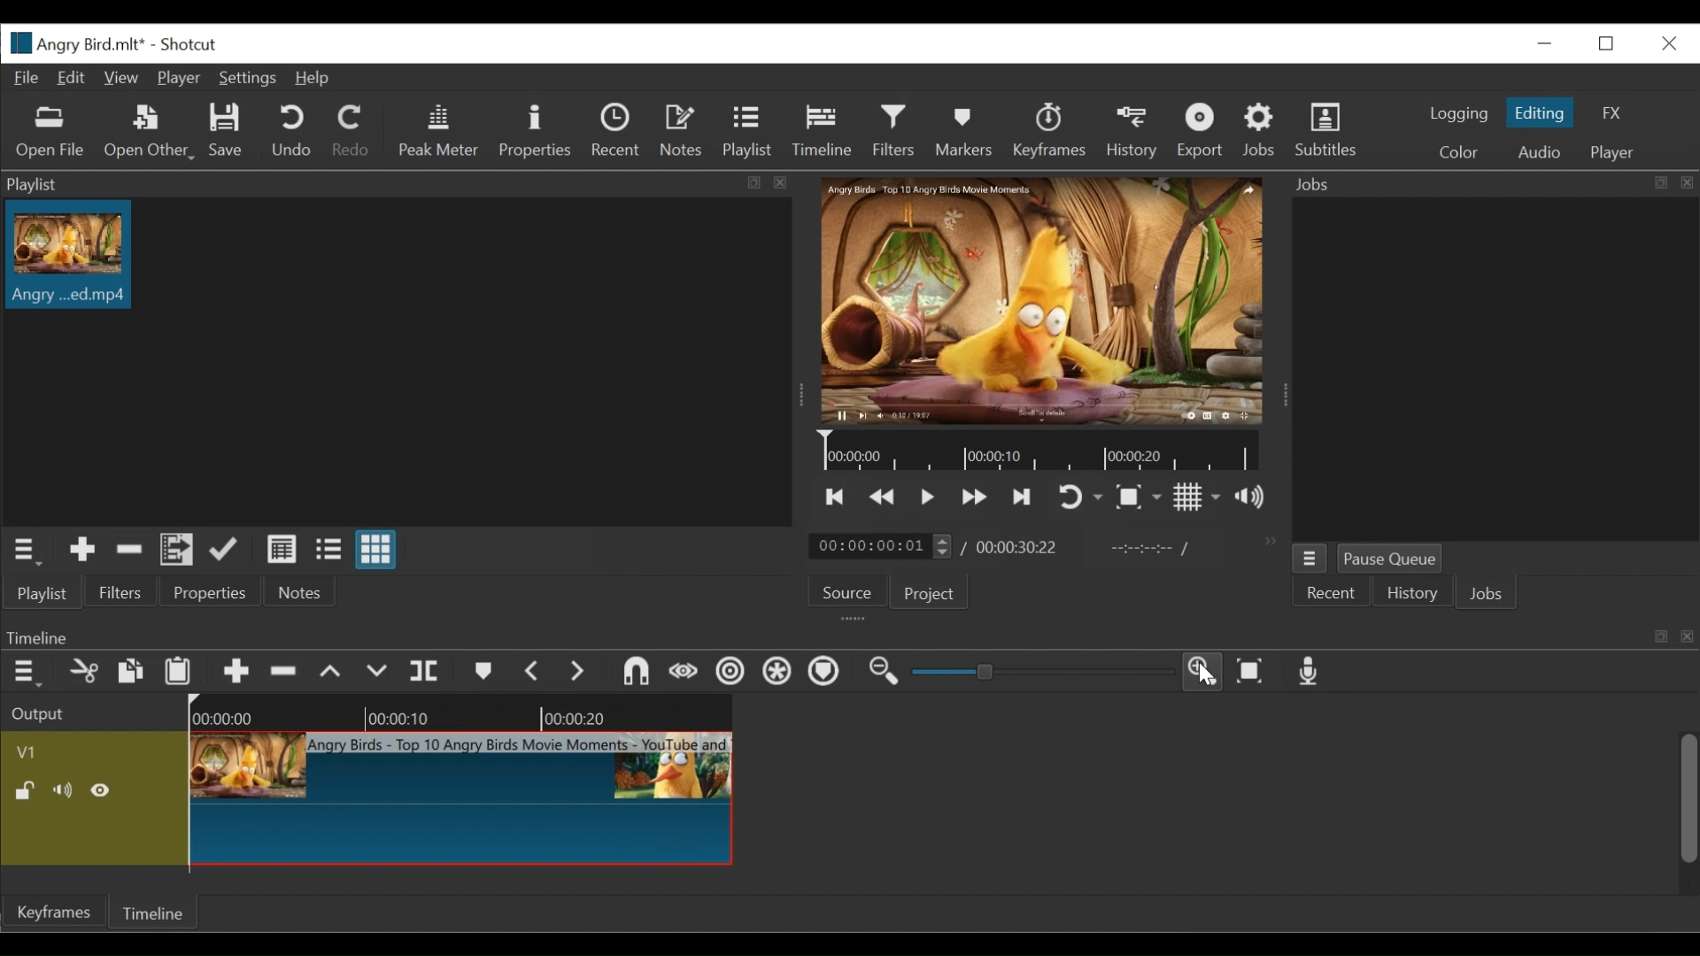 The height and width of the screenshot is (956, 1700). Describe the element at coordinates (83, 670) in the screenshot. I see `Cut` at that location.